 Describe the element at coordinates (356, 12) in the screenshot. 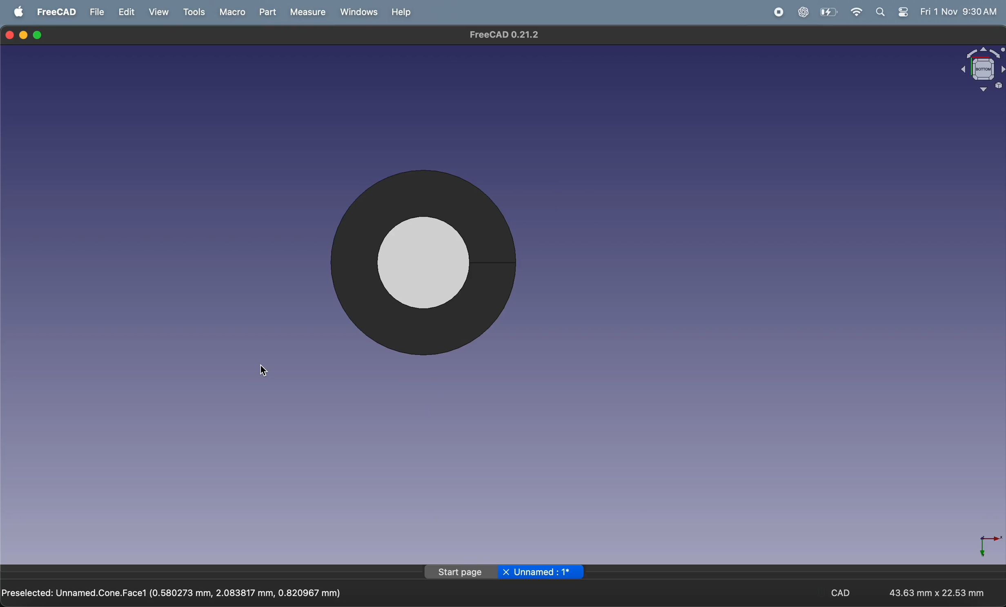

I see `windows` at that location.